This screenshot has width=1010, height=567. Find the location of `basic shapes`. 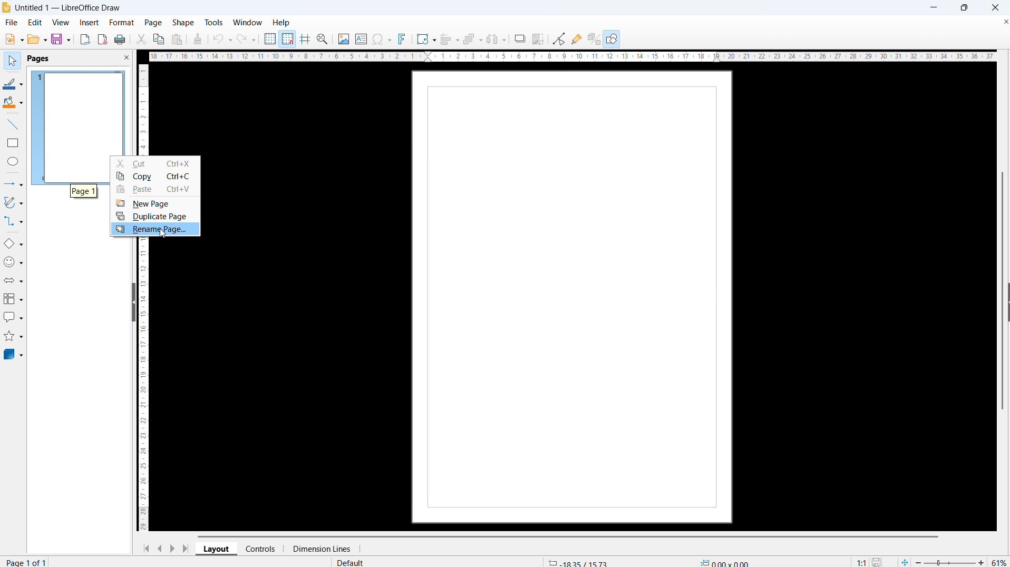

basic shapes is located at coordinates (13, 244).